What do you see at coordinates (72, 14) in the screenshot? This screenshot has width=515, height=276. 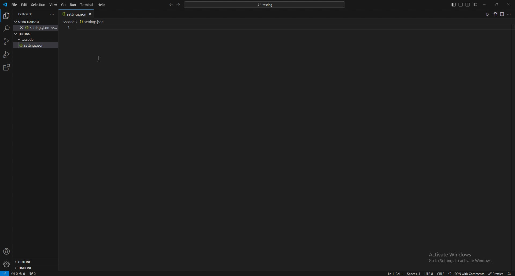 I see `tab` at bounding box center [72, 14].